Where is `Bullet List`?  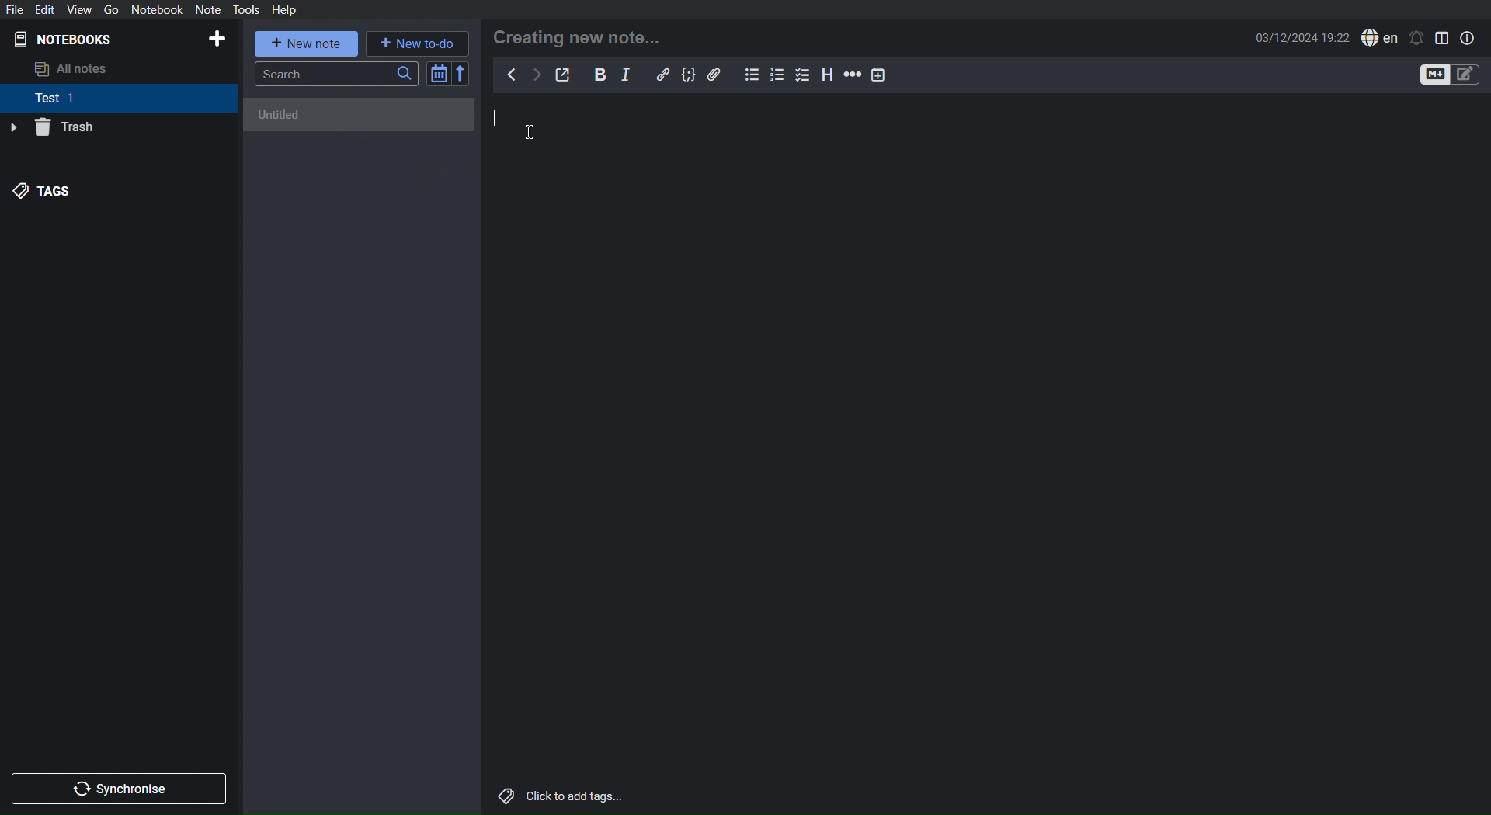
Bullet List is located at coordinates (752, 75).